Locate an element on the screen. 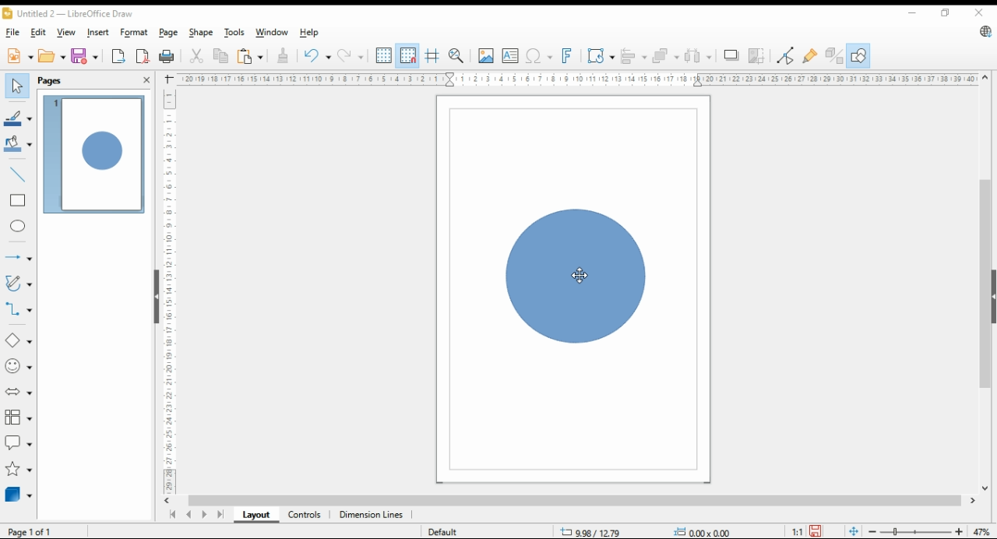 This screenshot has height=539, width=997. toggle point edit mode is located at coordinates (784, 55).